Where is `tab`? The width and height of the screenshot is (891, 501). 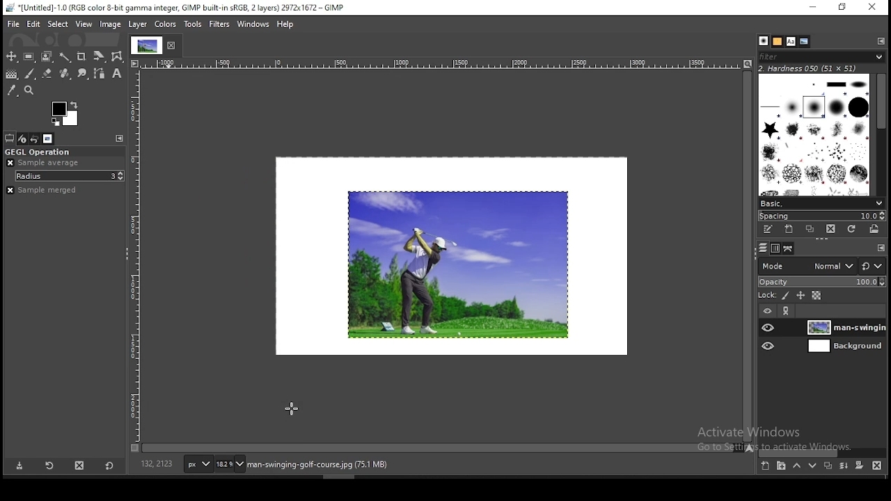
tab is located at coordinates (146, 45).